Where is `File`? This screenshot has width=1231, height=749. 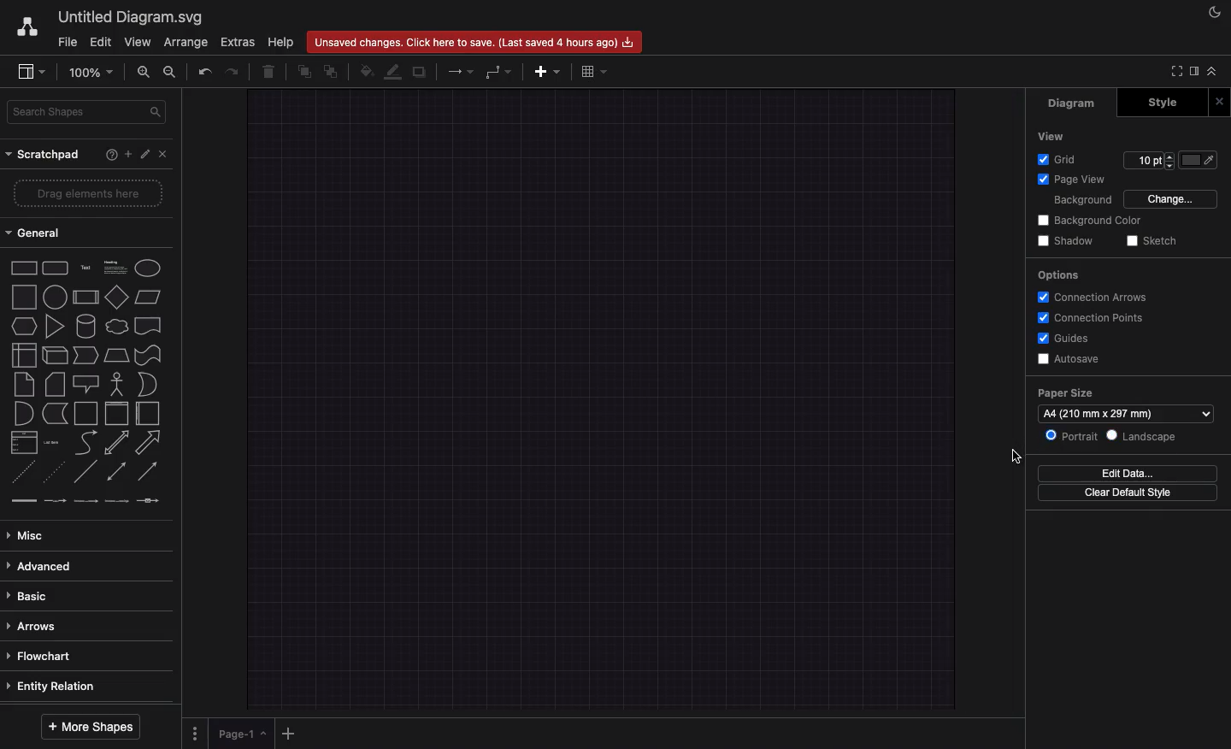 File is located at coordinates (67, 43).